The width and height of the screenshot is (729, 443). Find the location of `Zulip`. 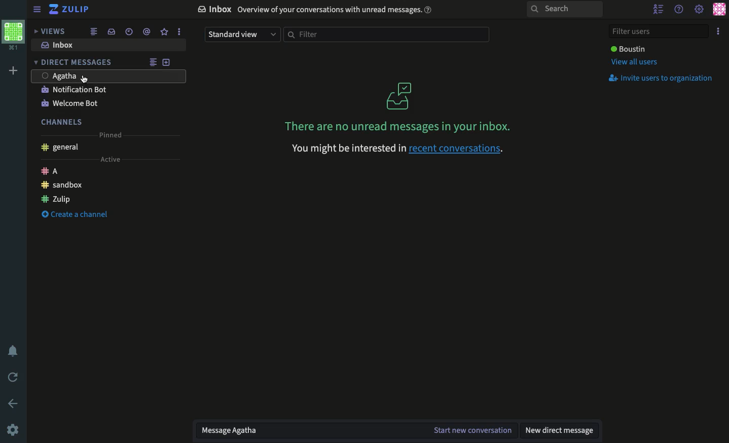

Zulip is located at coordinates (71, 9).